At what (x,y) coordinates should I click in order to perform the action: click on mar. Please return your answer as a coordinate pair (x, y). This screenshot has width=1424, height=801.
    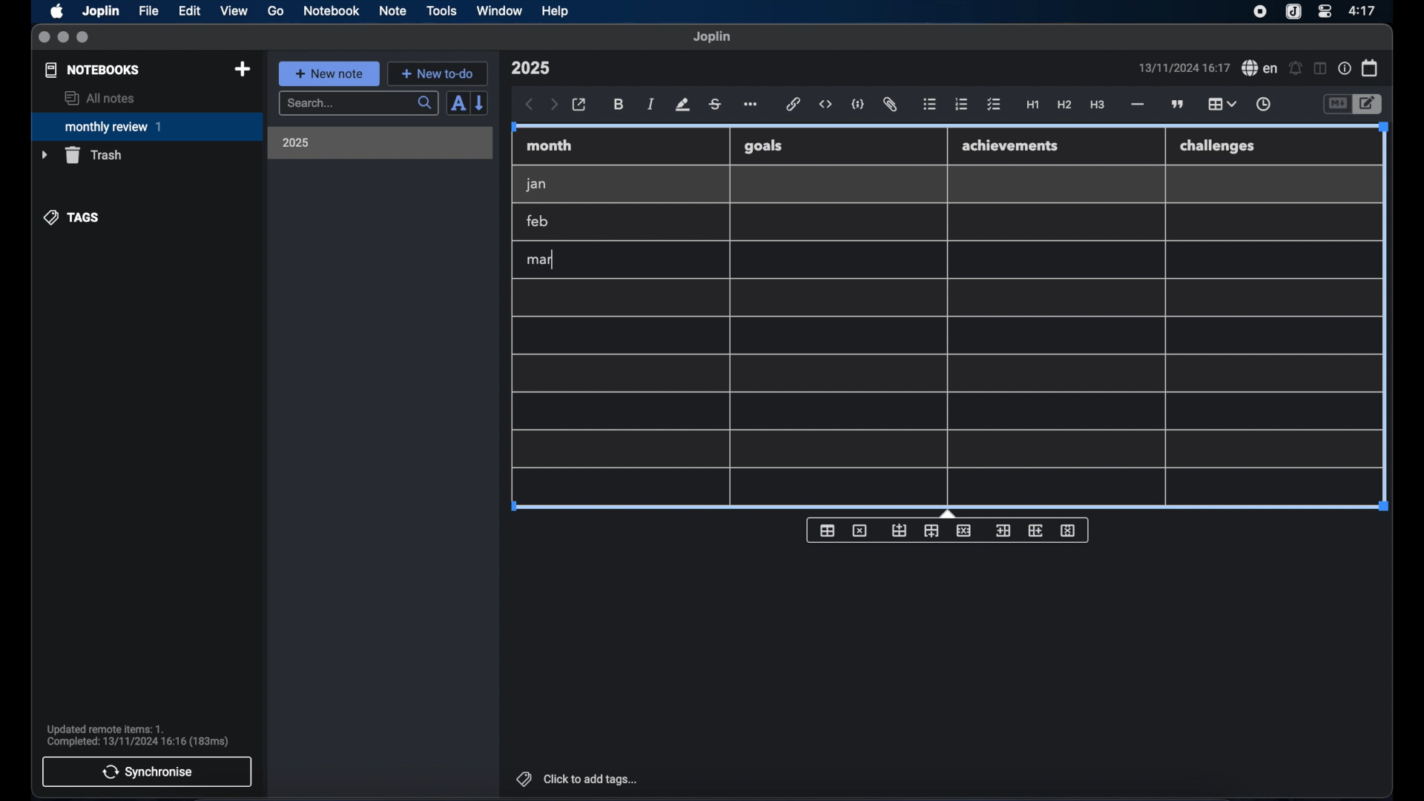
    Looking at the image, I should click on (541, 260).